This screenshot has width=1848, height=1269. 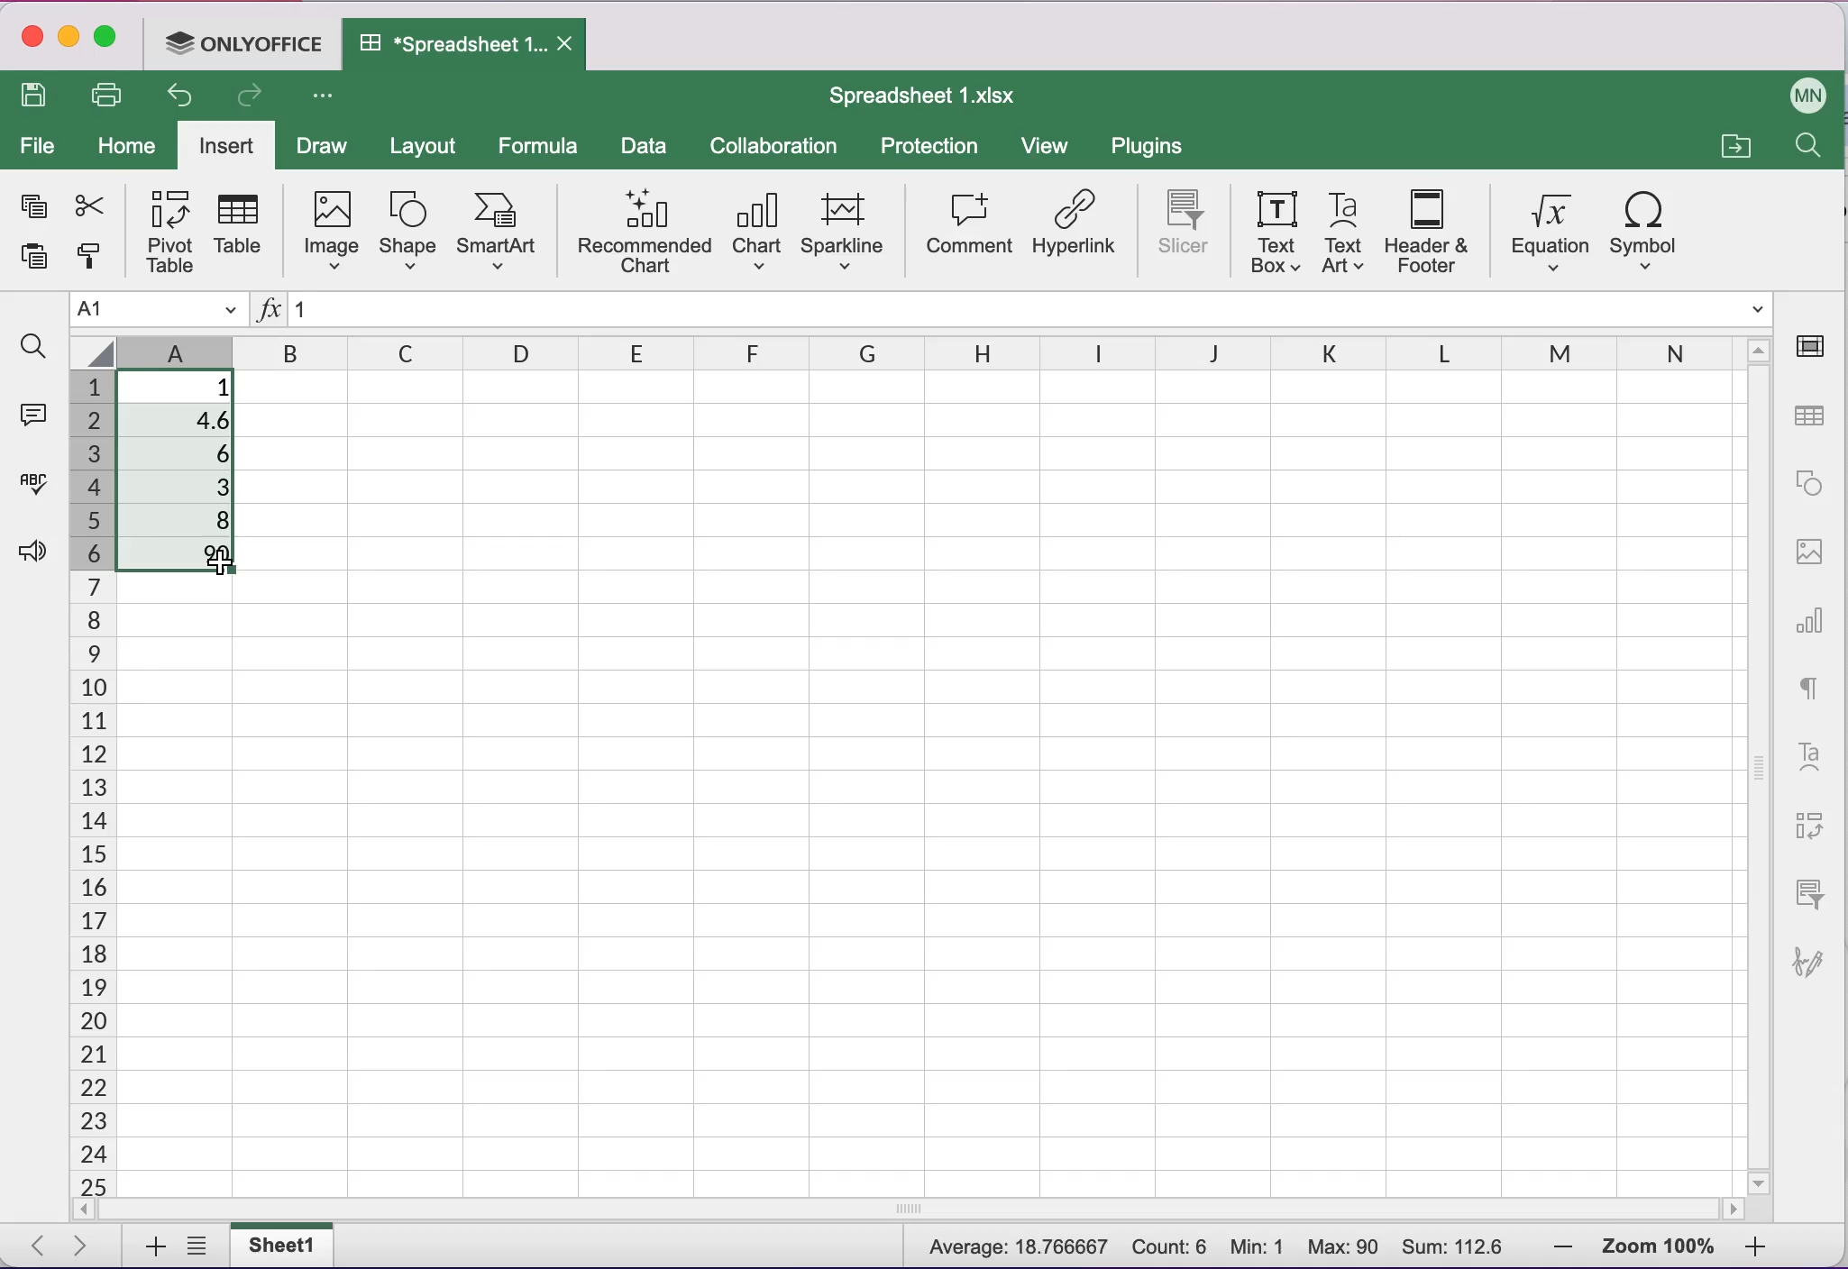 What do you see at coordinates (1757, 782) in the screenshot?
I see `vertical scrollbar` at bounding box center [1757, 782].